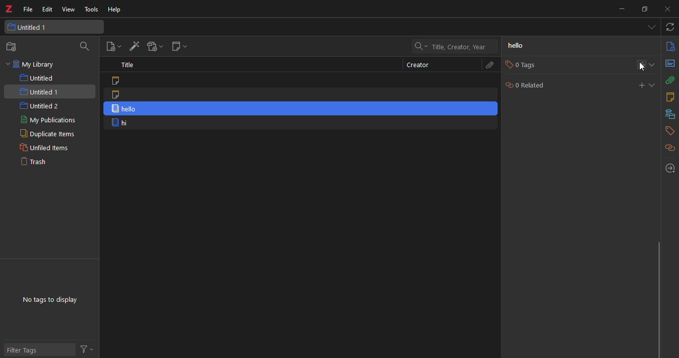  I want to click on add attach, so click(155, 46).